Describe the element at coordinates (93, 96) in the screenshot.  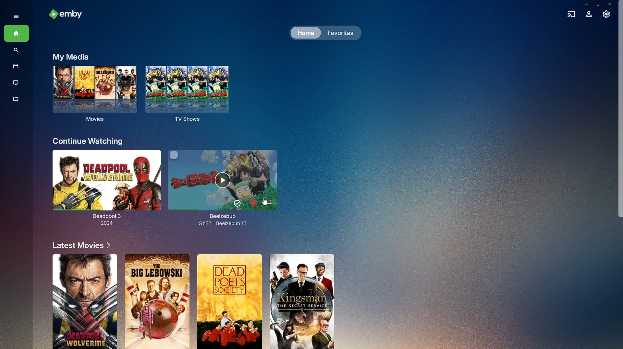
I see `Movies` at that location.